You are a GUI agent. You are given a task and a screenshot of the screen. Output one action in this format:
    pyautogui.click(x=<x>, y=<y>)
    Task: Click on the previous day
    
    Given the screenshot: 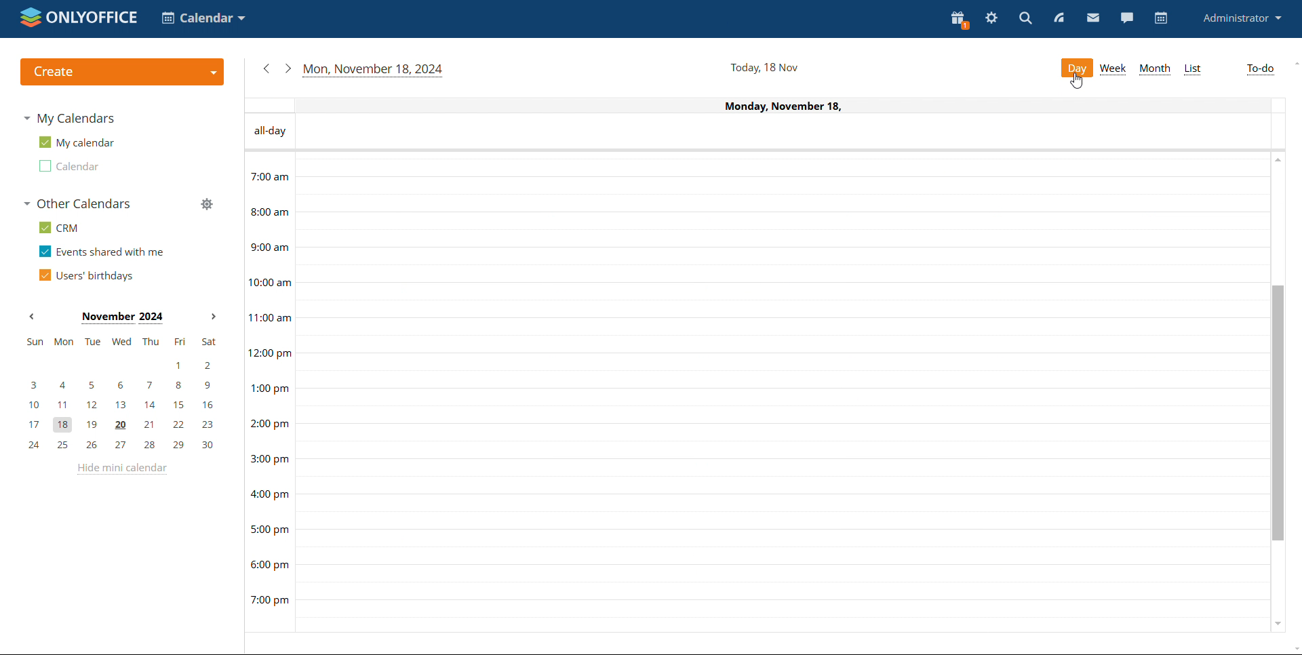 What is the action you would take?
    pyautogui.click(x=266, y=68)
    